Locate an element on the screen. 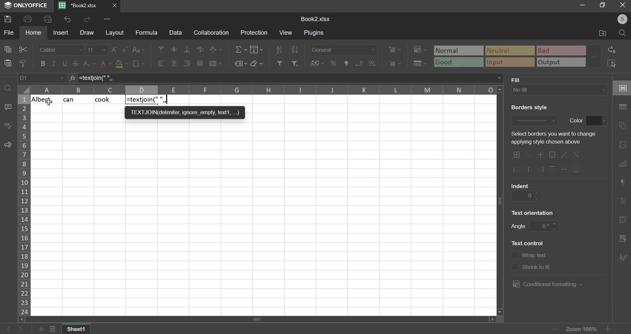 The image size is (631, 334). comma style is located at coordinates (348, 63).